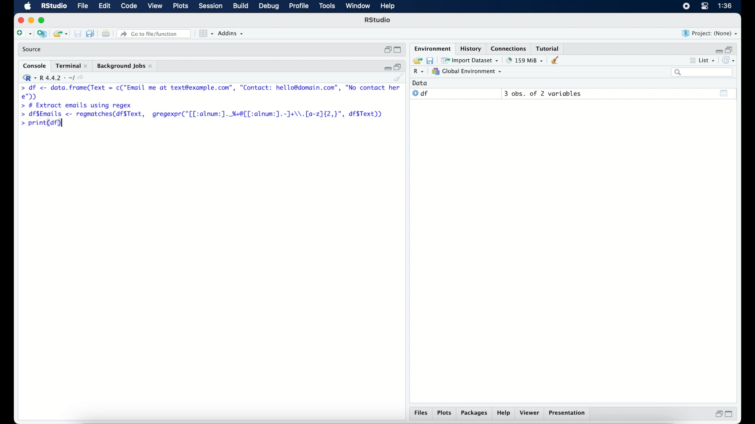 This screenshot has width=755, height=424. What do you see at coordinates (432, 60) in the screenshot?
I see `save` at bounding box center [432, 60].